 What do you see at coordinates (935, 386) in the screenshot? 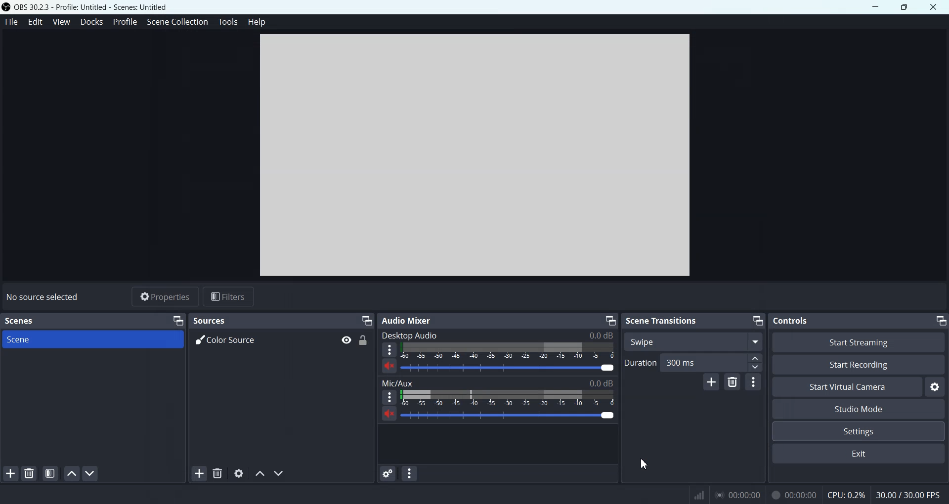
I see `Settings` at bounding box center [935, 386].